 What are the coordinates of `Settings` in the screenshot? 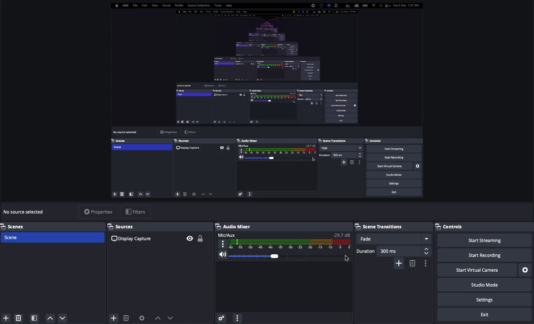 It's located at (221, 317).